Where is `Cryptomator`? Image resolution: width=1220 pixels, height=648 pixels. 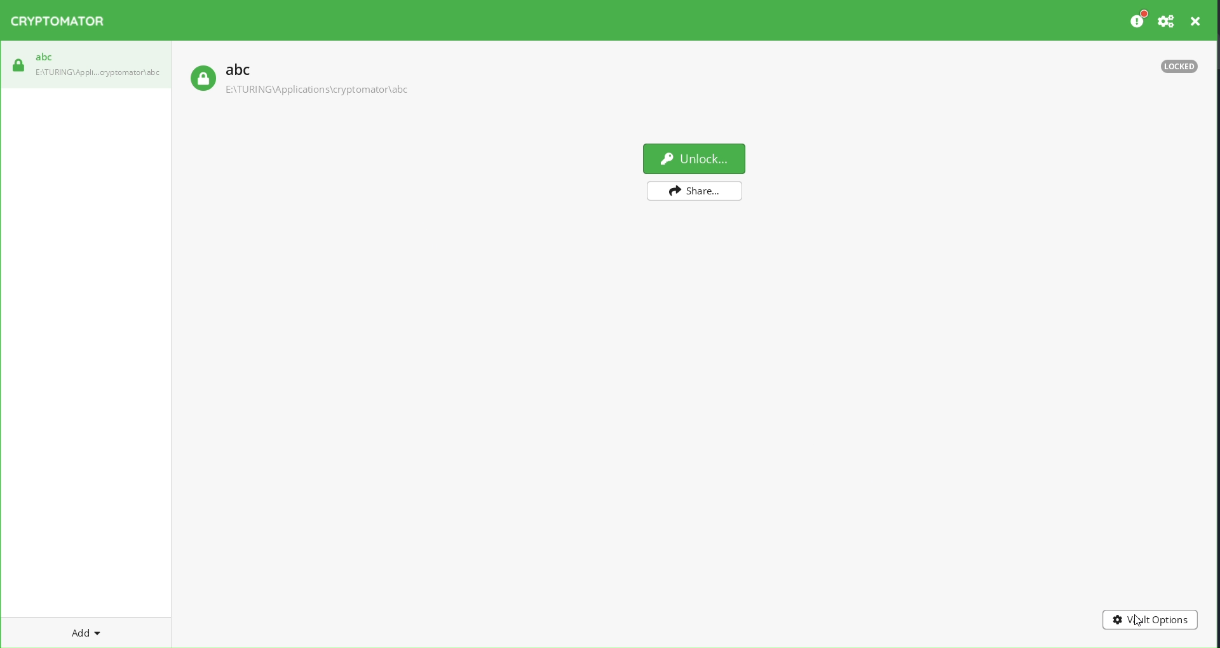 Cryptomator is located at coordinates (62, 23).